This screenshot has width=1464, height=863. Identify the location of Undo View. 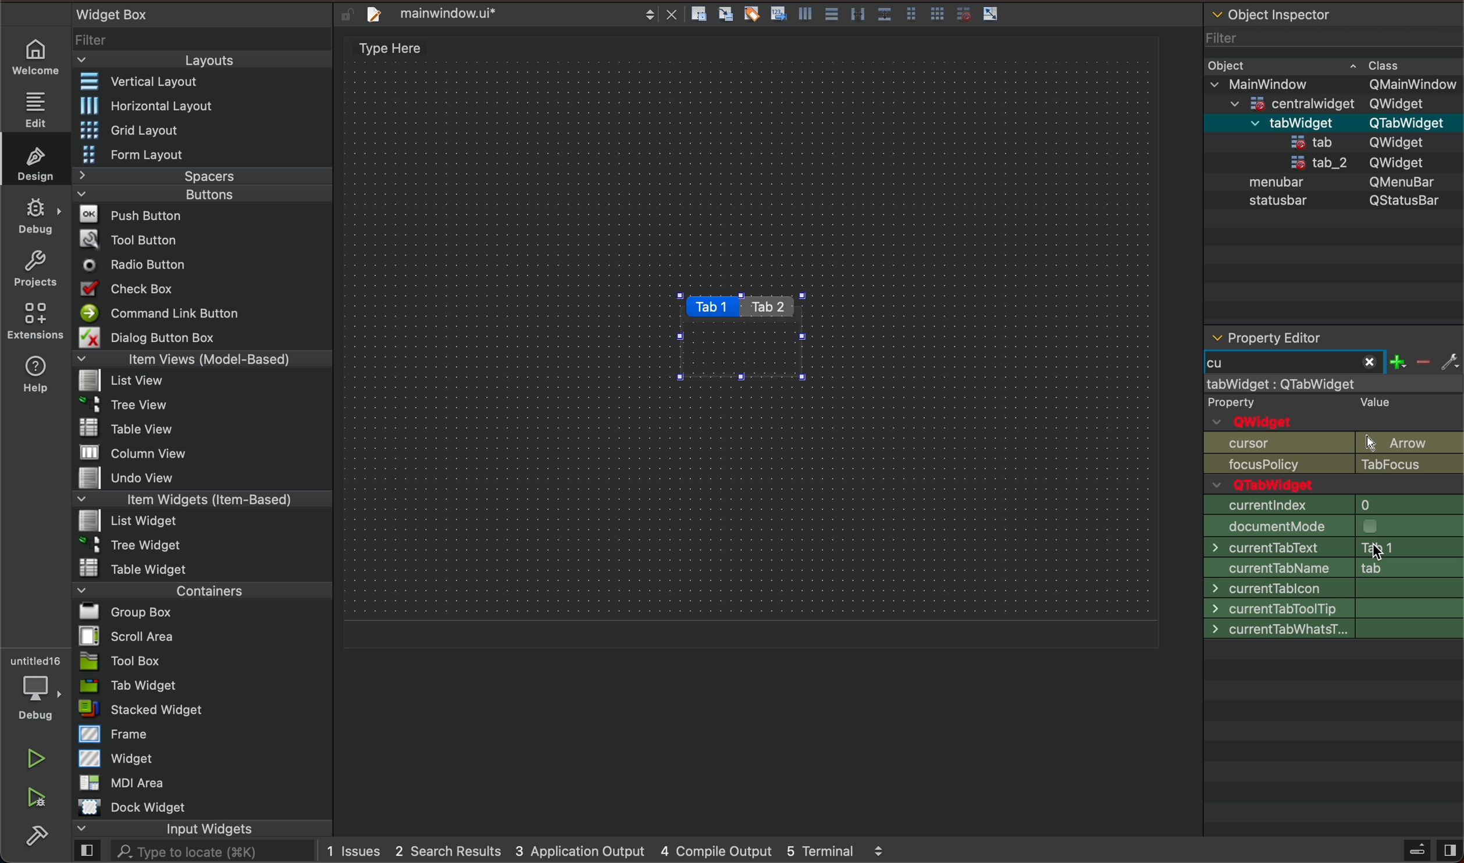
(120, 479).